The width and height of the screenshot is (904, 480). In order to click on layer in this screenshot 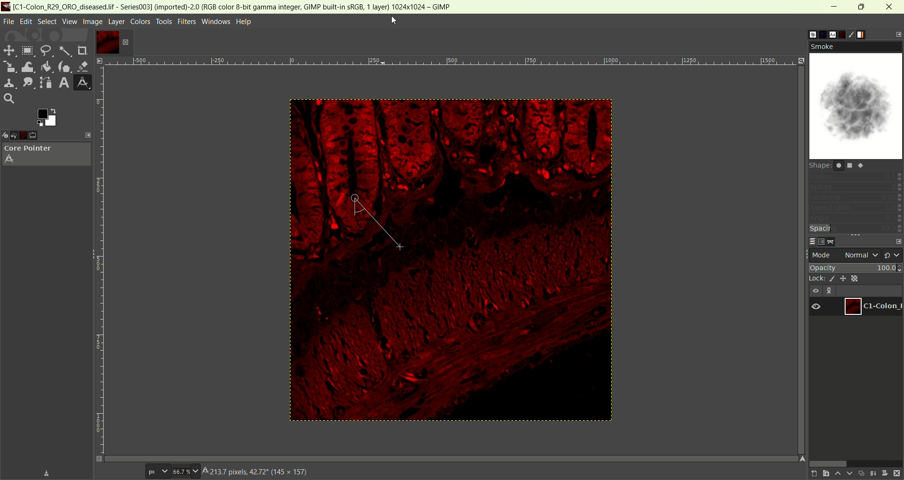, I will do `click(117, 22)`.